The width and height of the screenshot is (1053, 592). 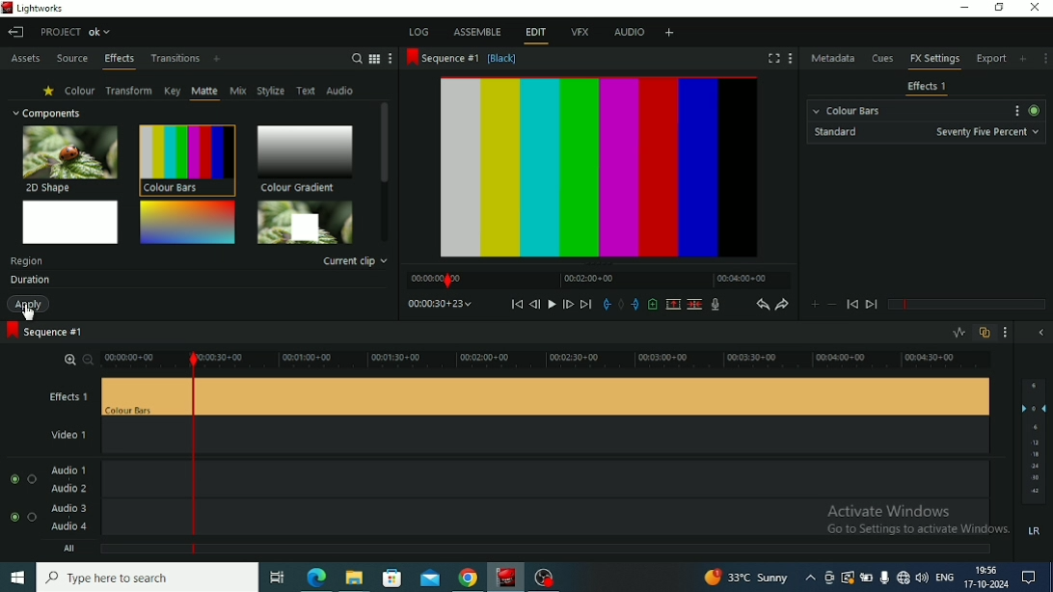 I want to click on Delete, so click(x=694, y=304).